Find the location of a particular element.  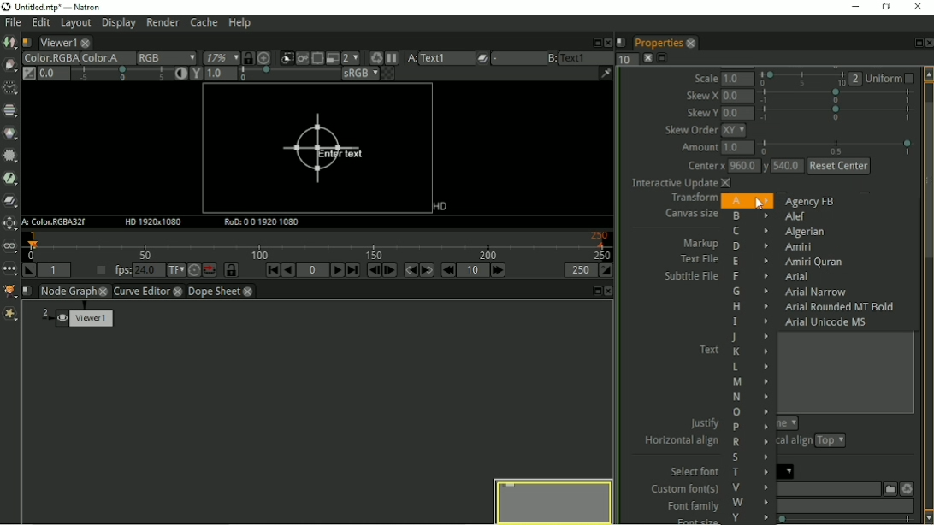

R is located at coordinates (751, 442).